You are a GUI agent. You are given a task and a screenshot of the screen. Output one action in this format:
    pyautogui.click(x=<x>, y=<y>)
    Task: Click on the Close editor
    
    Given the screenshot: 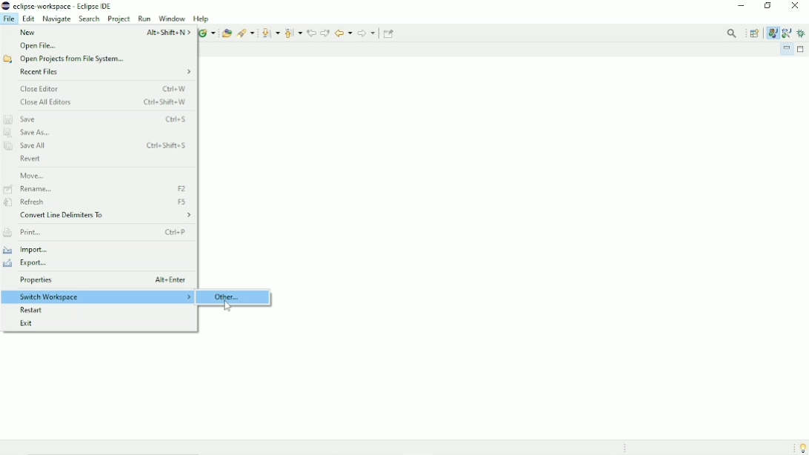 What is the action you would take?
    pyautogui.click(x=104, y=88)
    